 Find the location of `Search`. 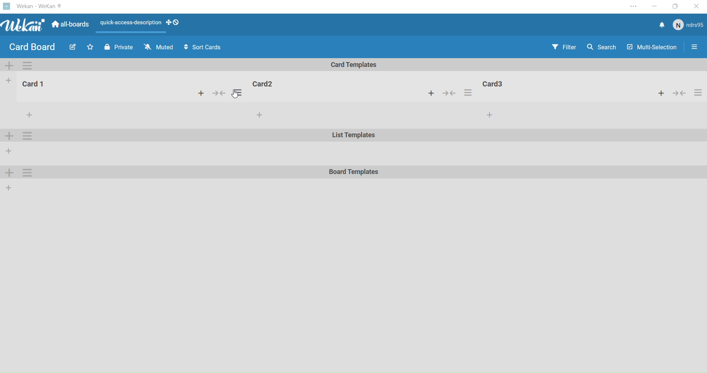

Search is located at coordinates (602, 49).